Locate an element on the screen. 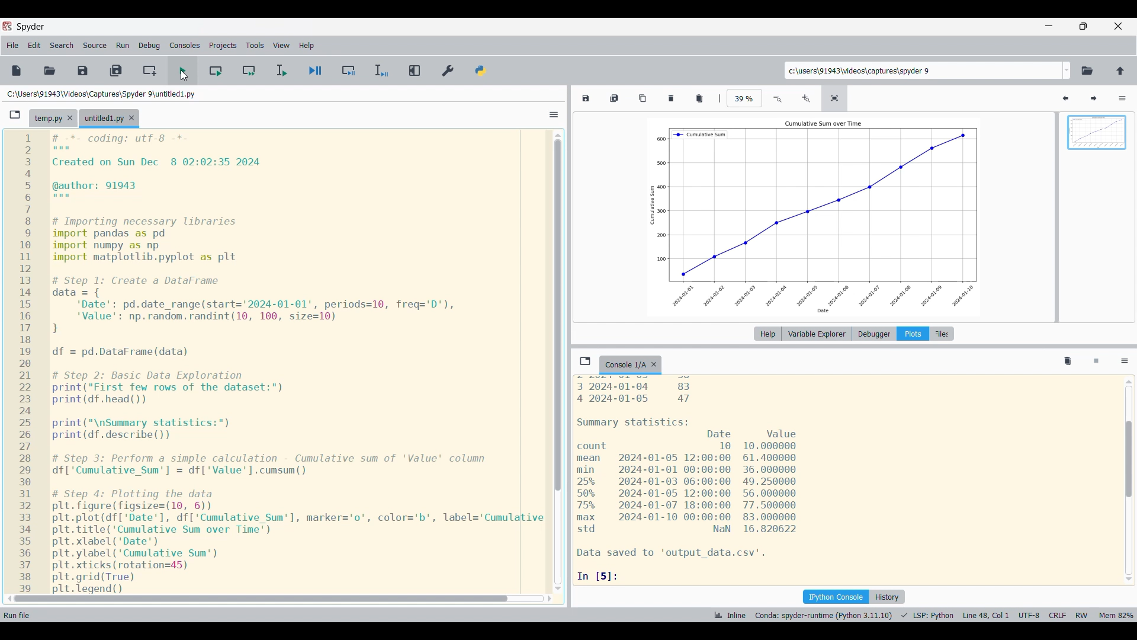 The height and width of the screenshot is (640, 1137). Projects menu is located at coordinates (223, 46).